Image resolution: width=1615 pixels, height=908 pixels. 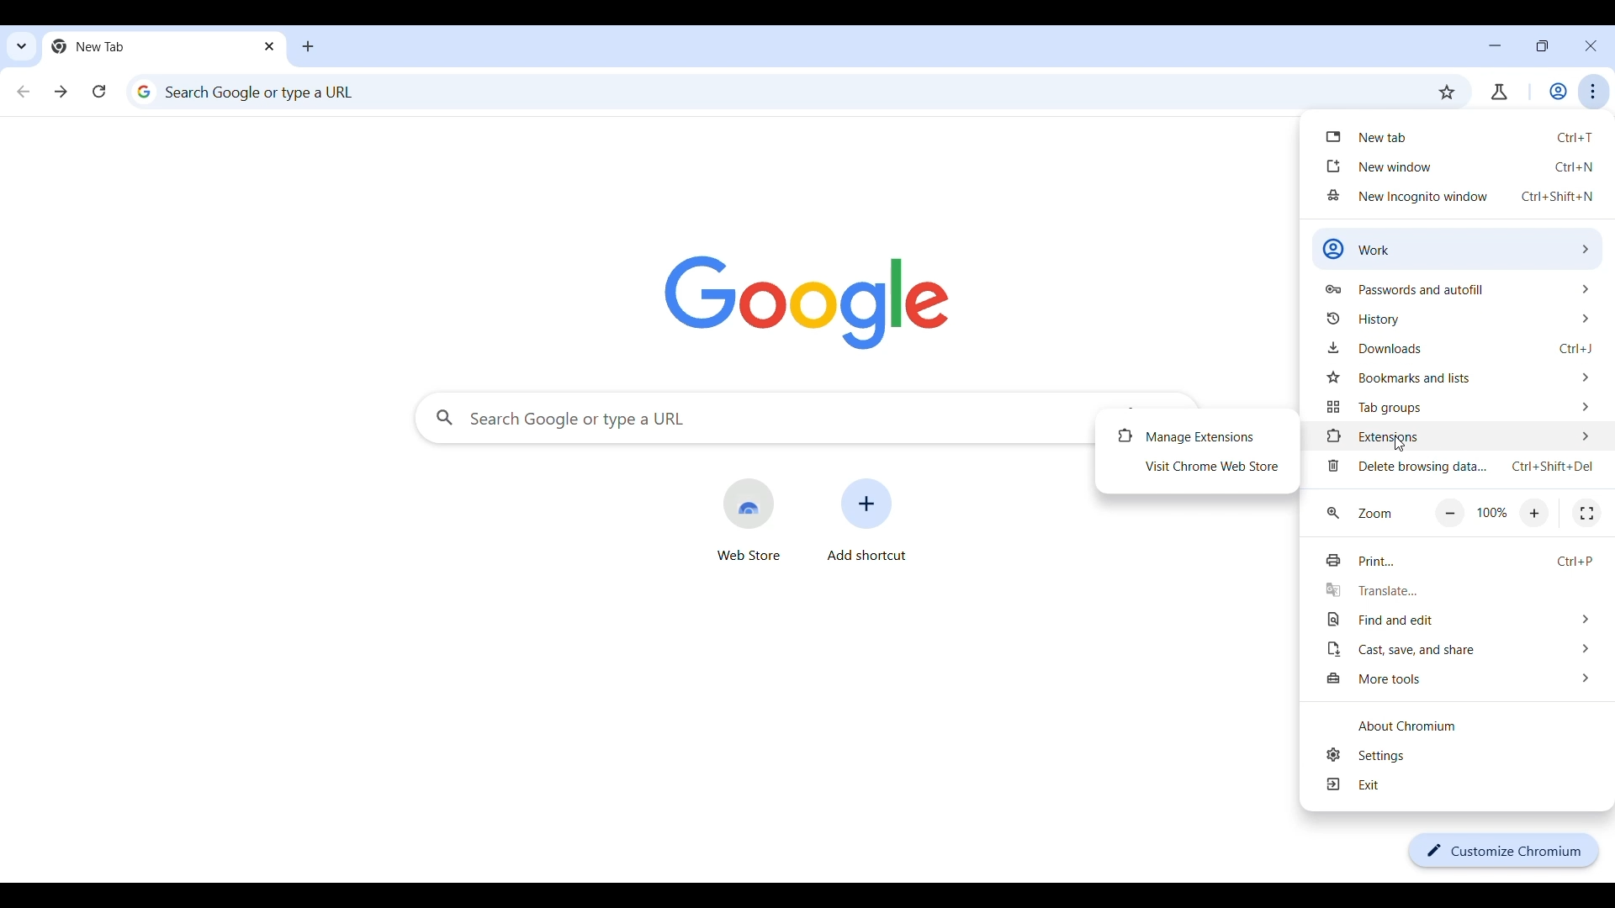 What do you see at coordinates (1458, 407) in the screenshot?
I see `Tab group options` at bounding box center [1458, 407].